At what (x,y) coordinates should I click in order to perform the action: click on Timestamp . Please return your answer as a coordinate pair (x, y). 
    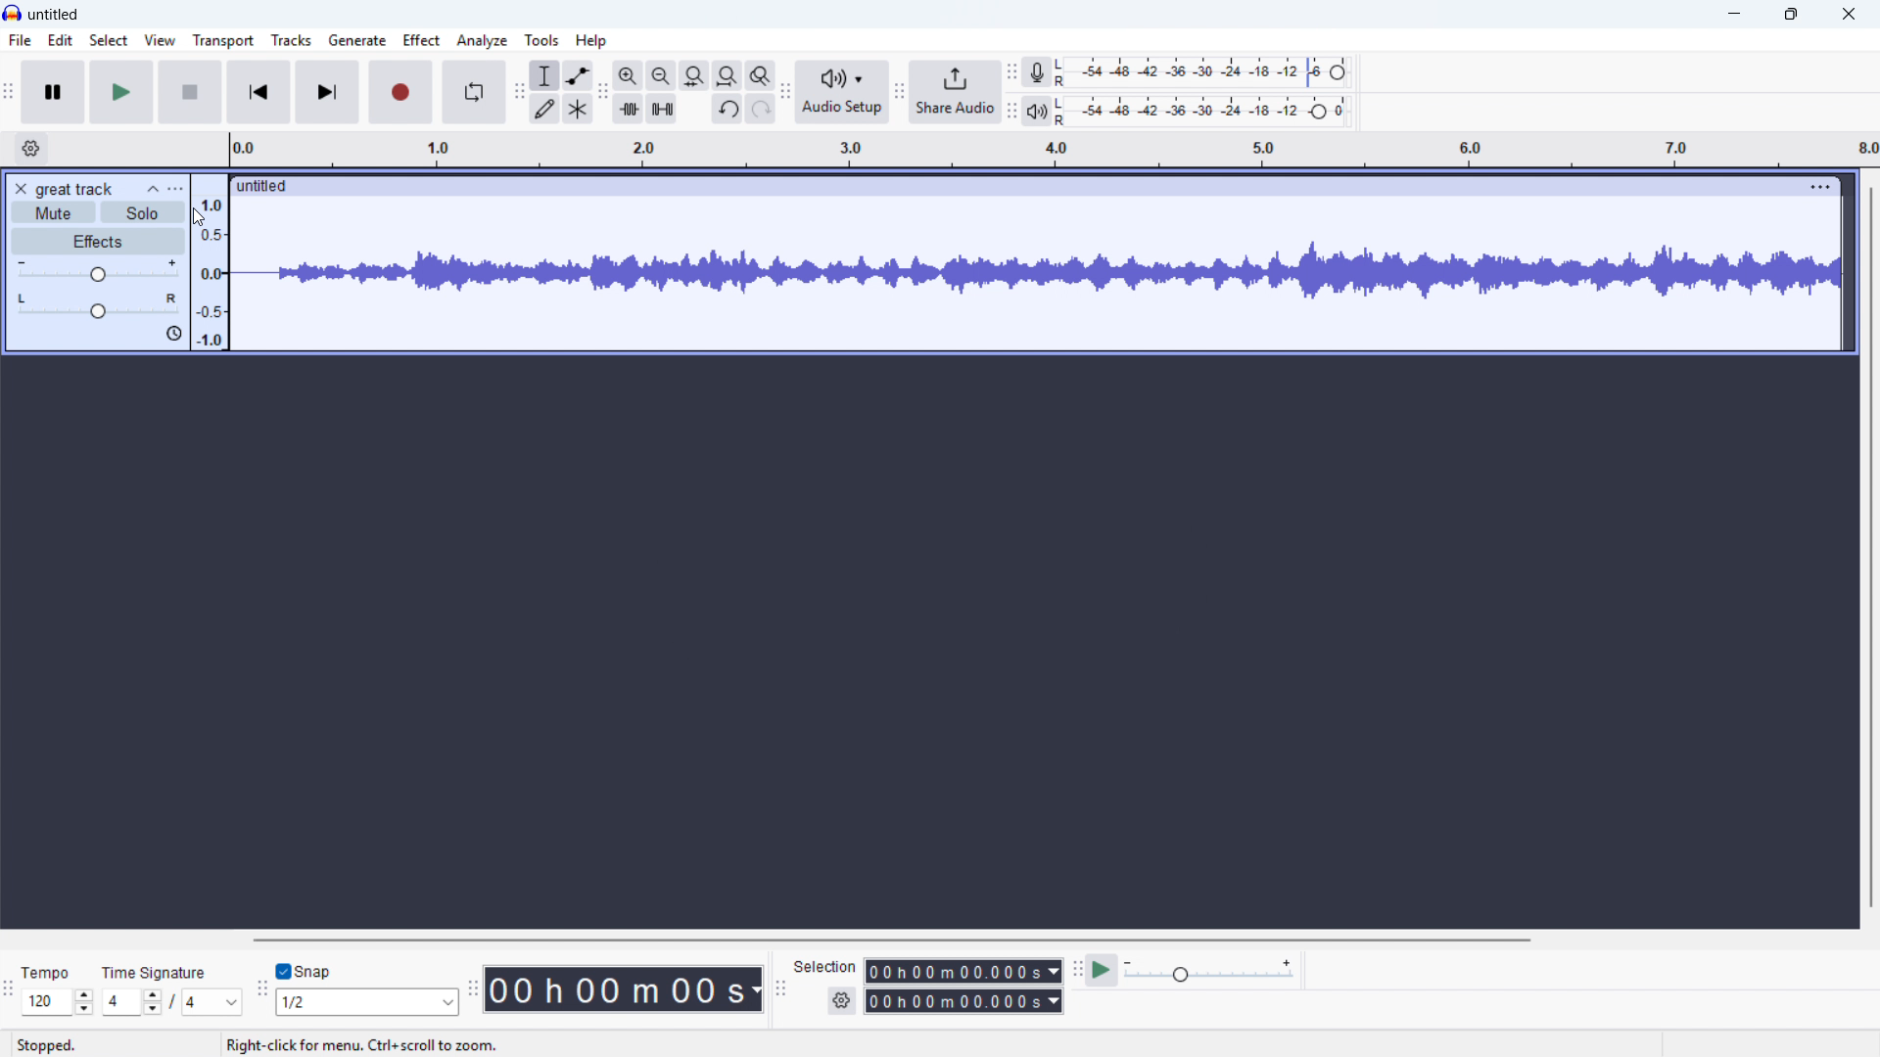
    Looking at the image, I should click on (626, 989).